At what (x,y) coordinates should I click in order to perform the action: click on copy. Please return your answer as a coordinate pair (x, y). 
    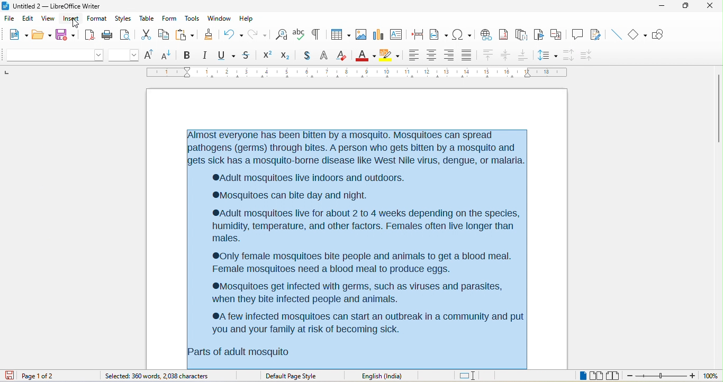
    Looking at the image, I should click on (163, 35).